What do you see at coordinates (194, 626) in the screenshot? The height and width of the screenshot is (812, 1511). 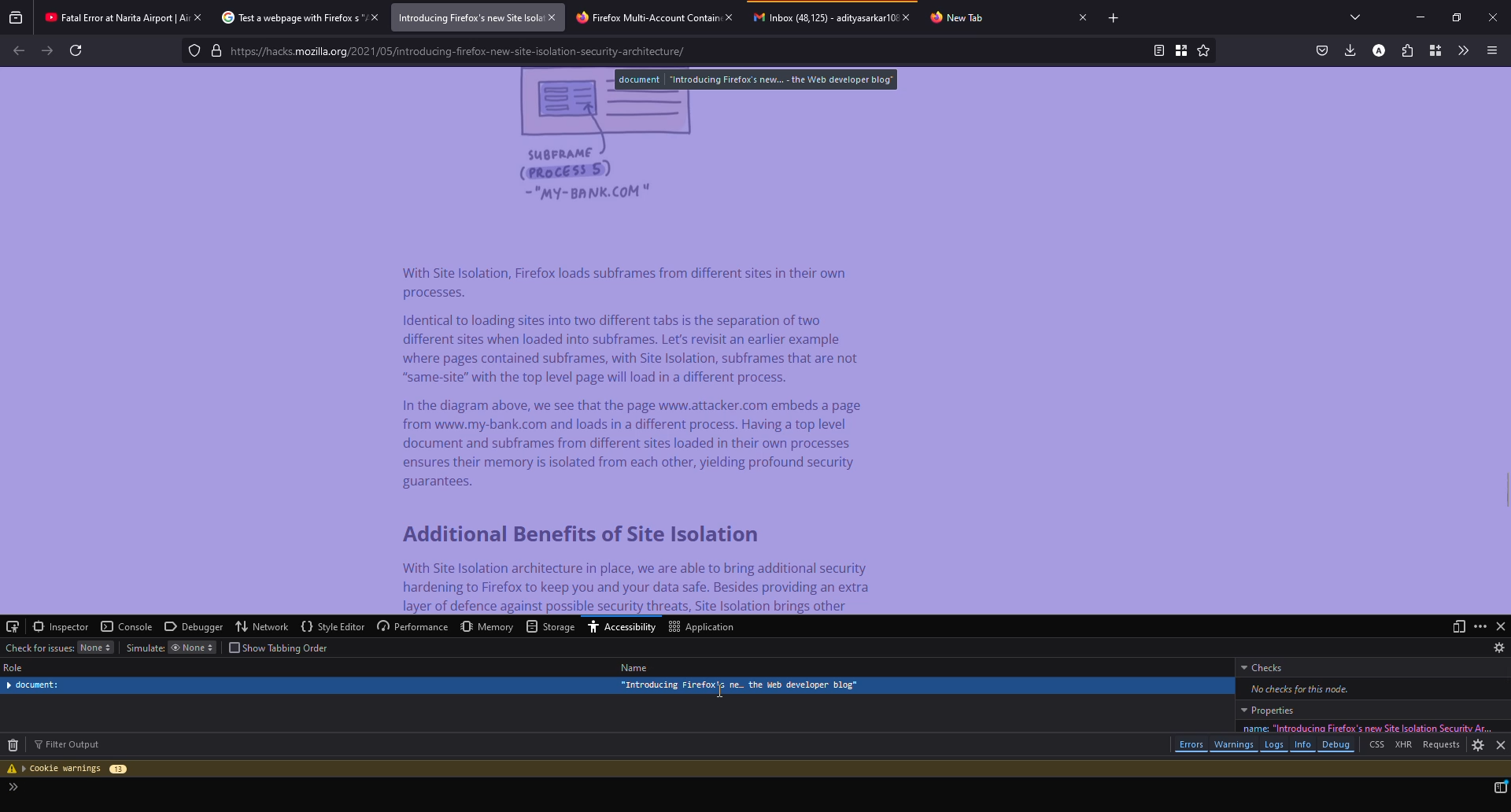 I see `debugger` at bounding box center [194, 626].